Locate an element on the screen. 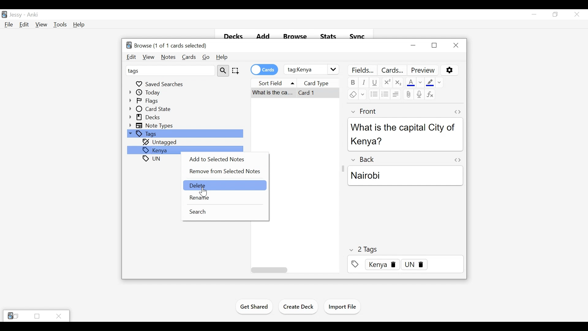  Help is located at coordinates (79, 25).